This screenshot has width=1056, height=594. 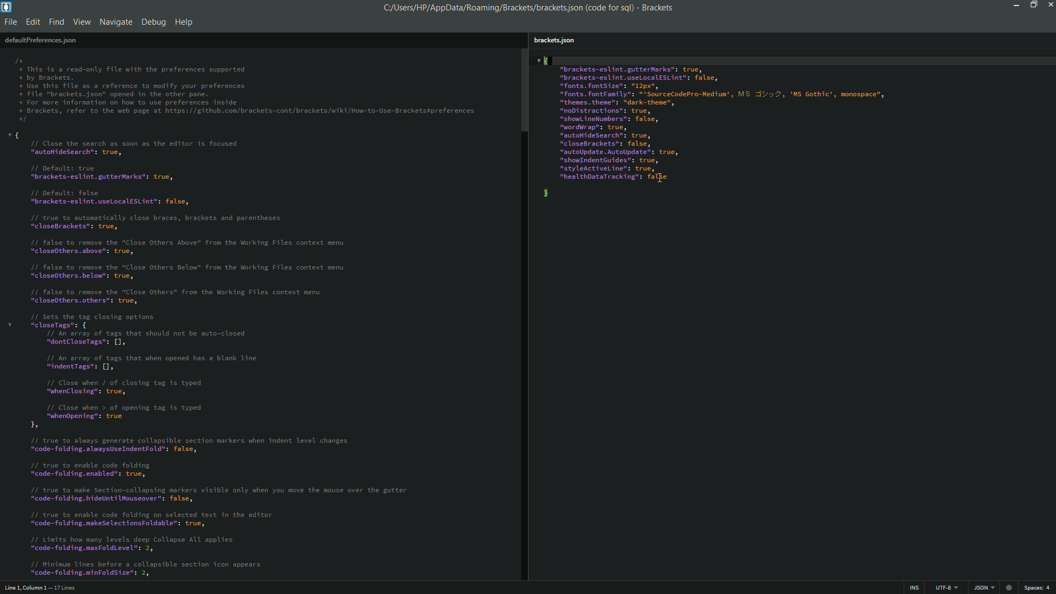 I want to click on Help menu, so click(x=186, y=21).